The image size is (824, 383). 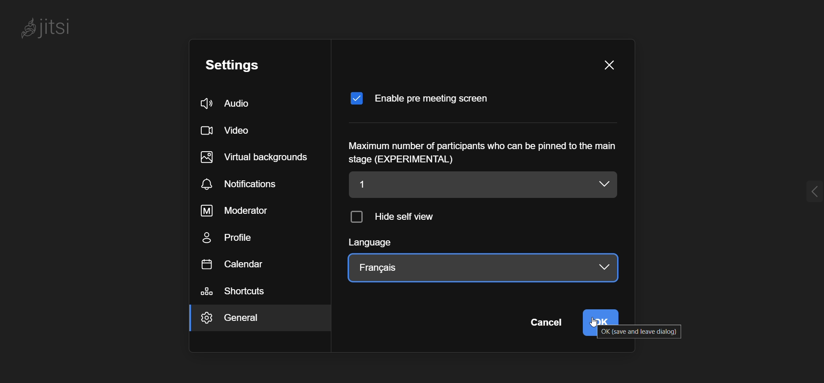 I want to click on notifications, so click(x=245, y=184).